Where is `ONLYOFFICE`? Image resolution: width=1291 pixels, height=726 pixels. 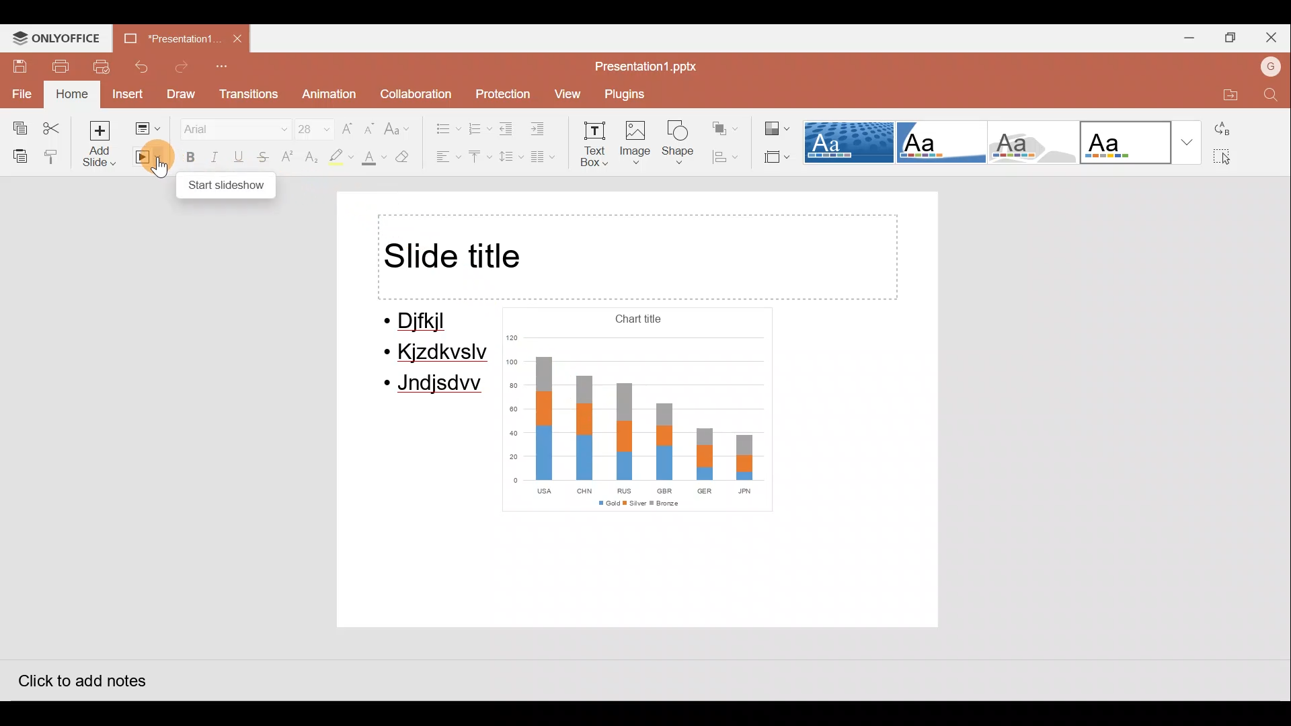
ONLYOFFICE is located at coordinates (53, 37).